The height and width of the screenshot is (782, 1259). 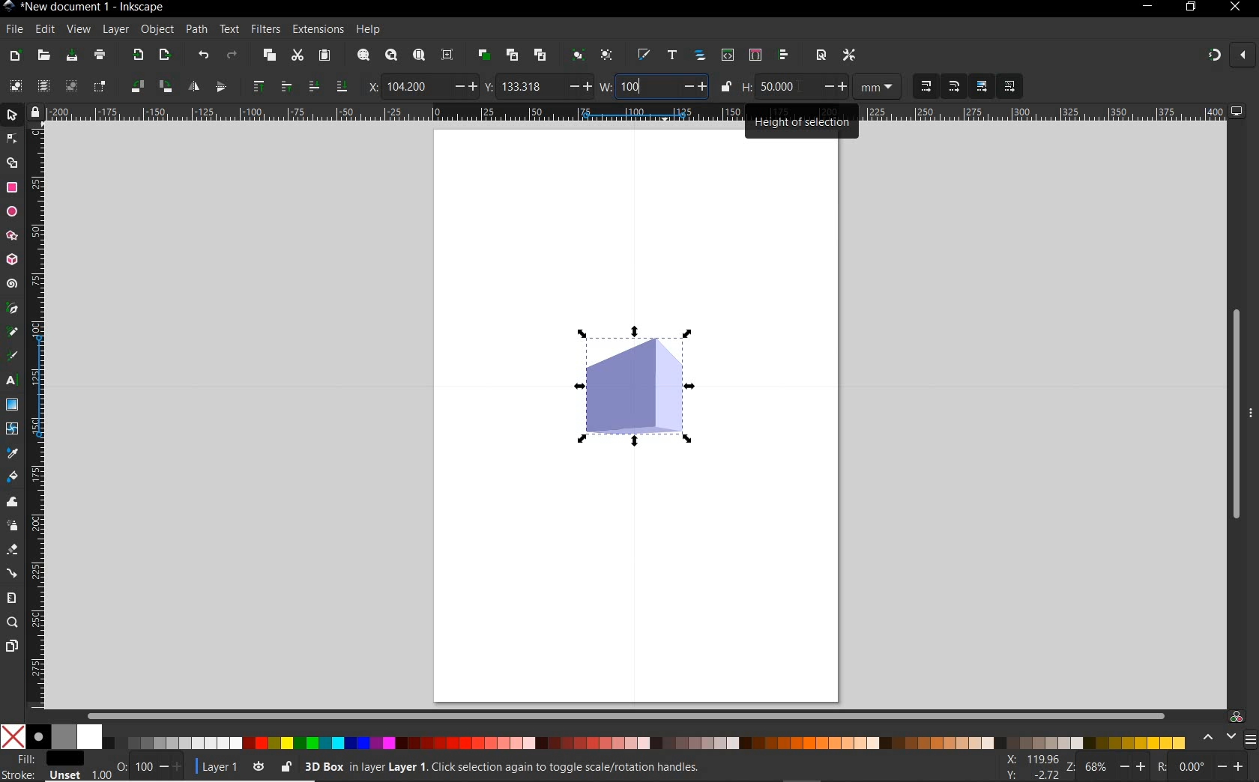 What do you see at coordinates (784, 55) in the screenshot?
I see `open align and distribute` at bounding box center [784, 55].